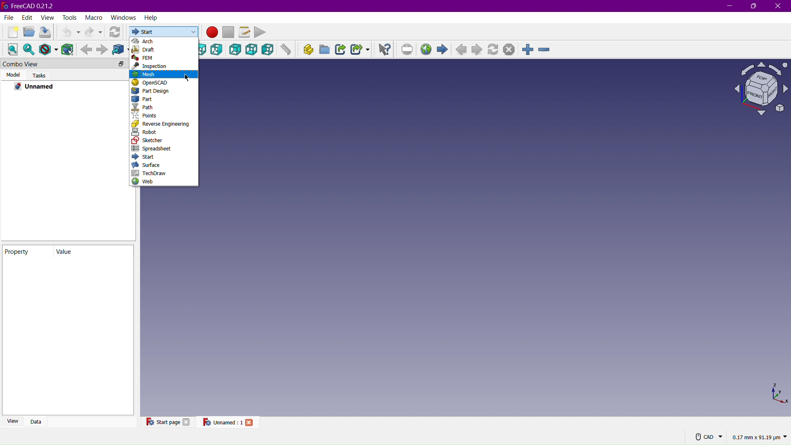 The image size is (791, 445). I want to click on Start page, so click(162, 422).